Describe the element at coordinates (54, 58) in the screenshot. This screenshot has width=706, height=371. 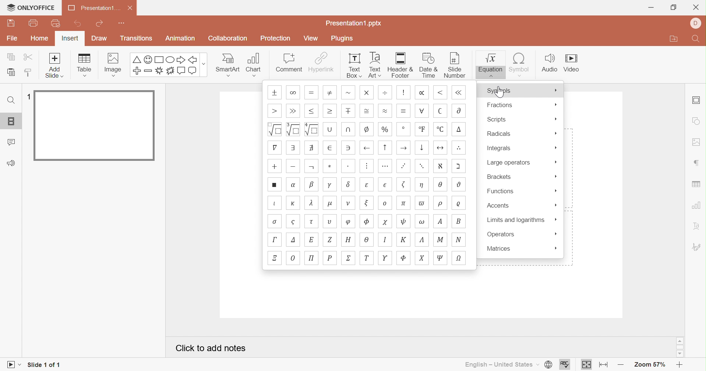
I see `add slide` at that location.